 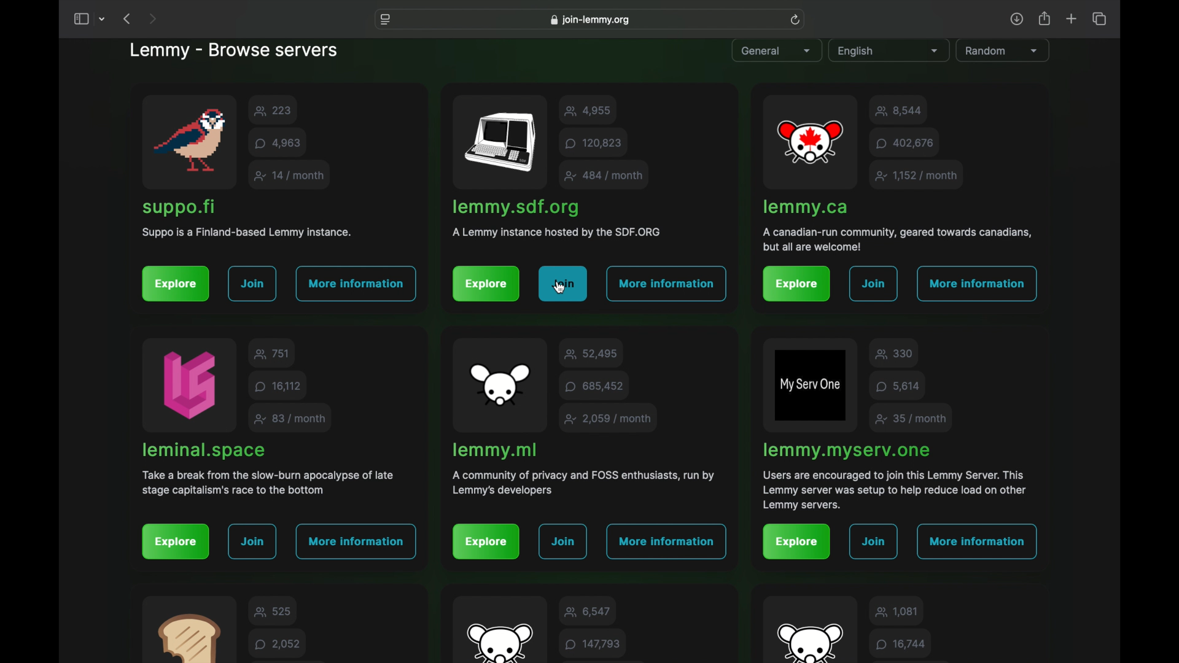 I want to click on show sidebar, so click(x=80, y=20).